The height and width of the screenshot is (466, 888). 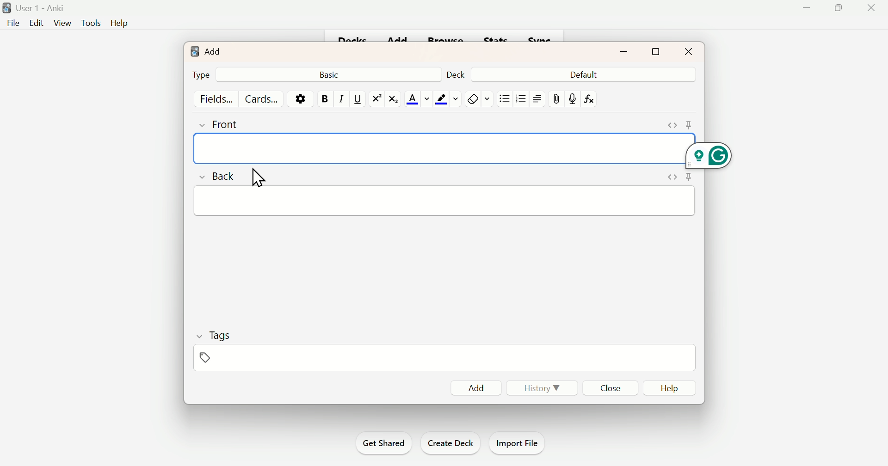 I want to click on Text Highlighting Color, so click(x=447, y=99).